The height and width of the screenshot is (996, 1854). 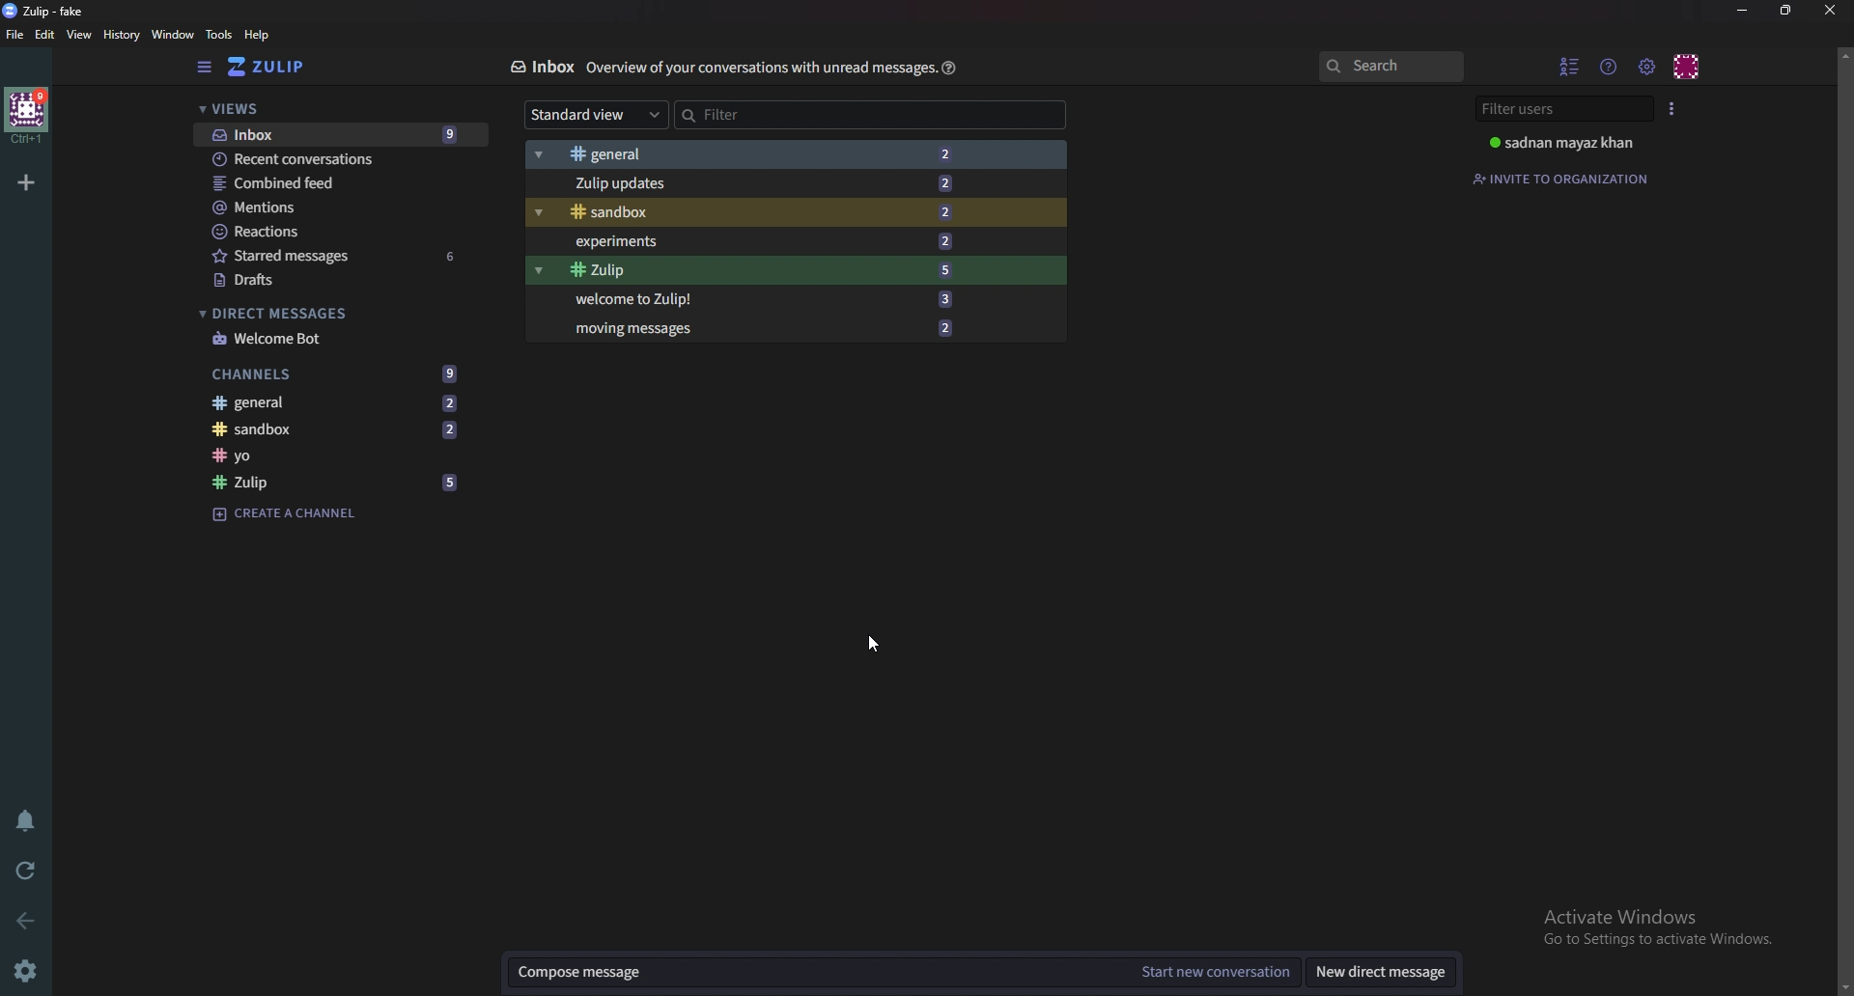 I want to click on Minimize, so click(x=1742, y=12).